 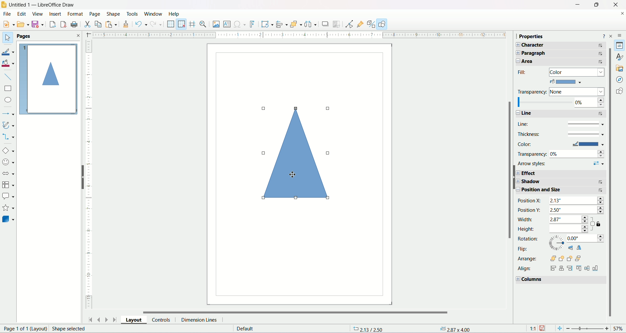 I want to click on Help about sidebar deck, so click(x=604, y=36).